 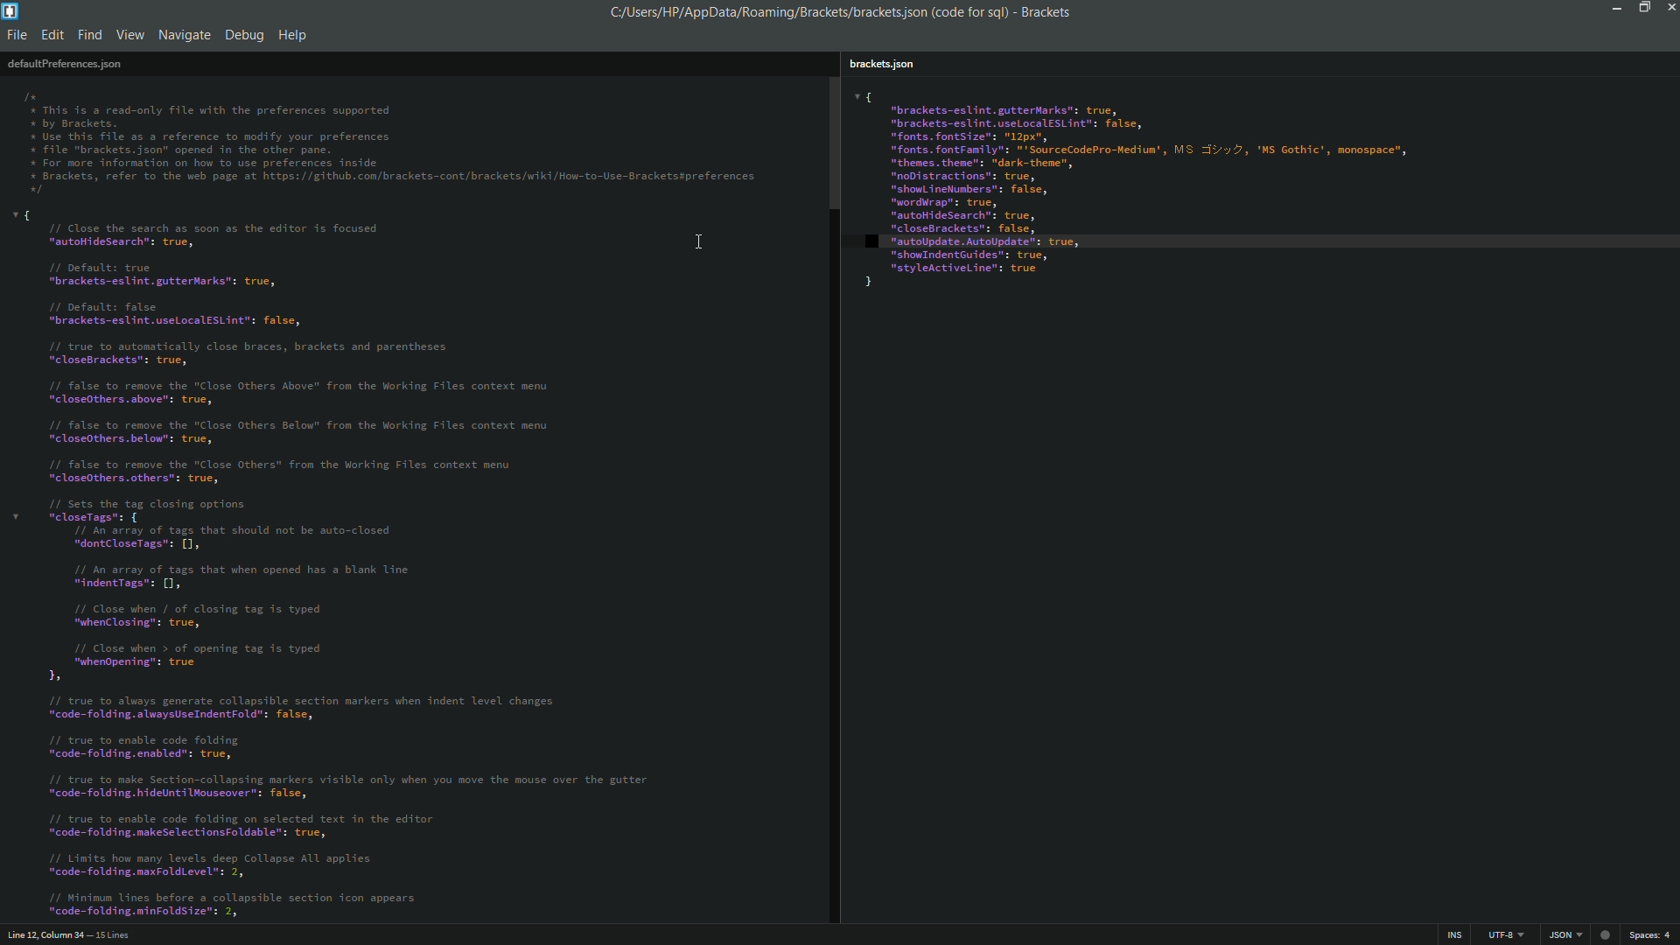 I want to click on view menu, so click(x=130, y=35).